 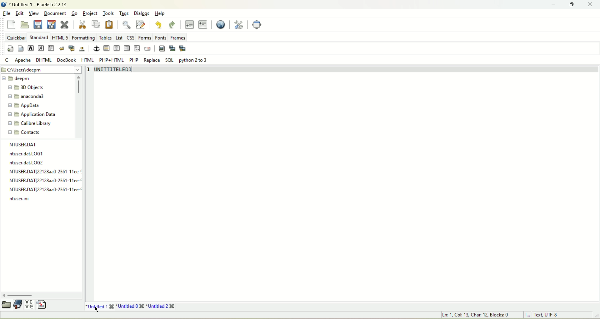 I want to click on Replace, so click(x=152, y=60).